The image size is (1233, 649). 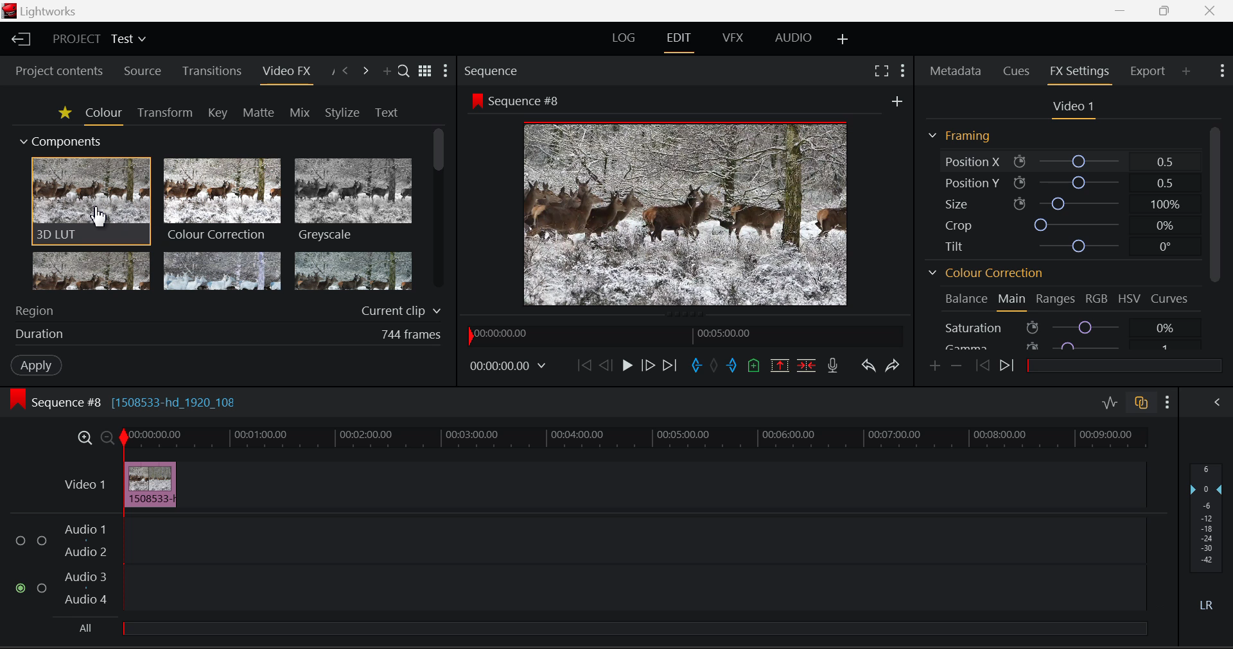 What do you see at coordinates (678, 41) in the screenshot?
I see `EDIT Layout` at bounding box center [678, 41].